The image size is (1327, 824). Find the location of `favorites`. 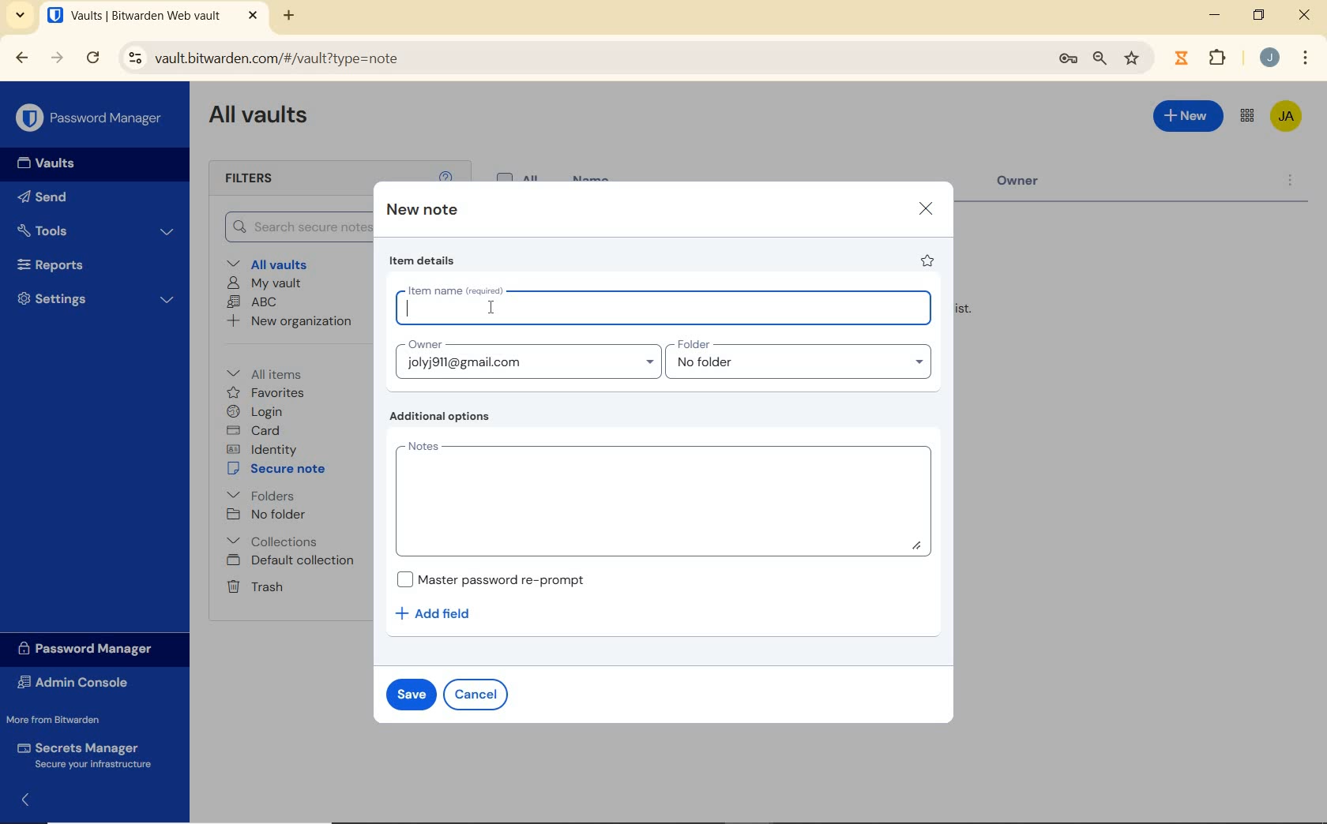

favorites is located at coordinates (266, 393).